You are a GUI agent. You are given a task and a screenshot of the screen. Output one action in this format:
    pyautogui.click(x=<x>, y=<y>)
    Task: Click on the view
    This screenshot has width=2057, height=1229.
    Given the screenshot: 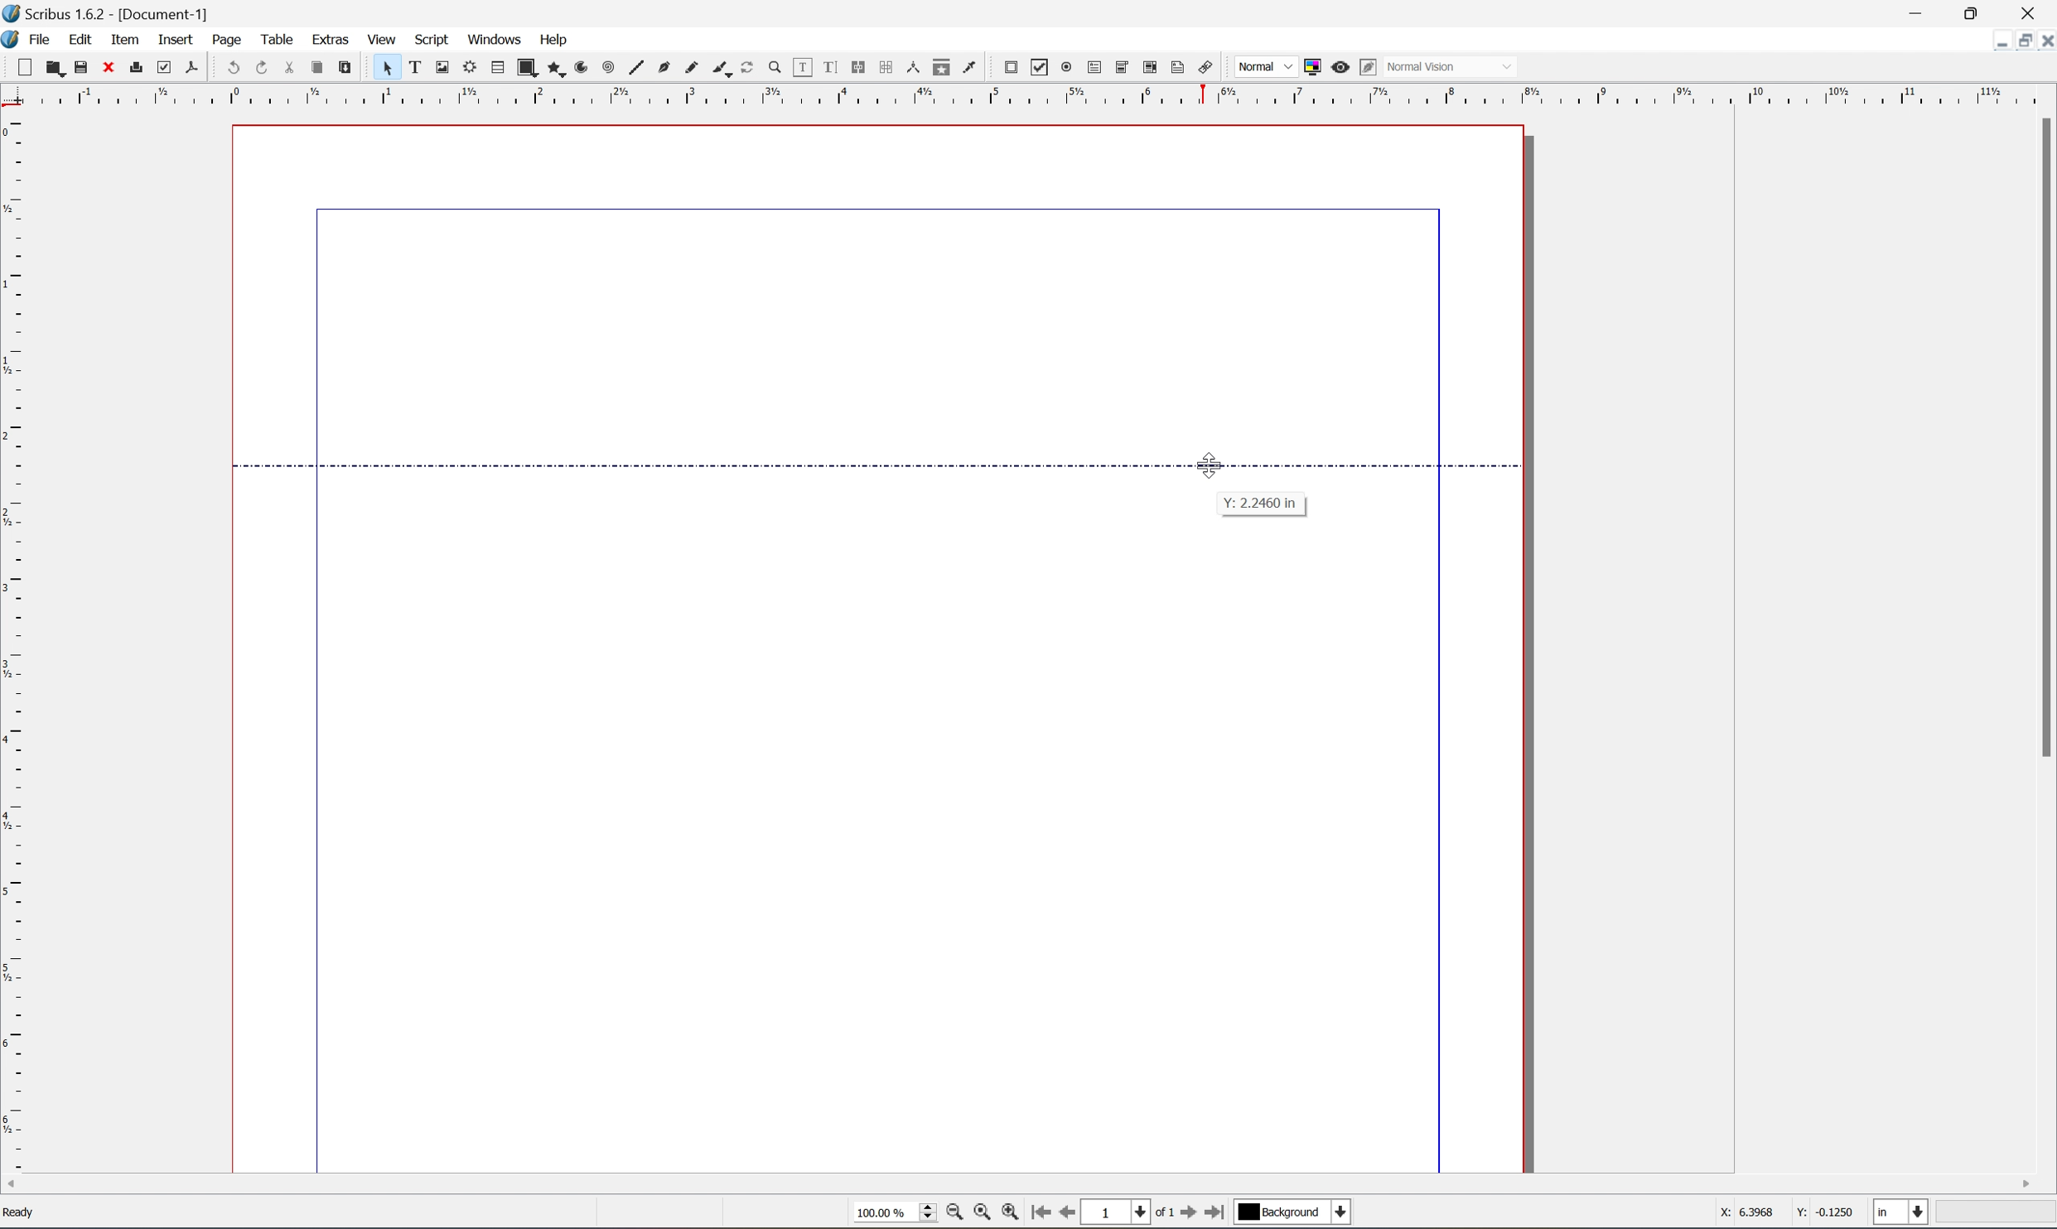 What is the action you would take?
    pyautogui.click(x=384, y=37)
    